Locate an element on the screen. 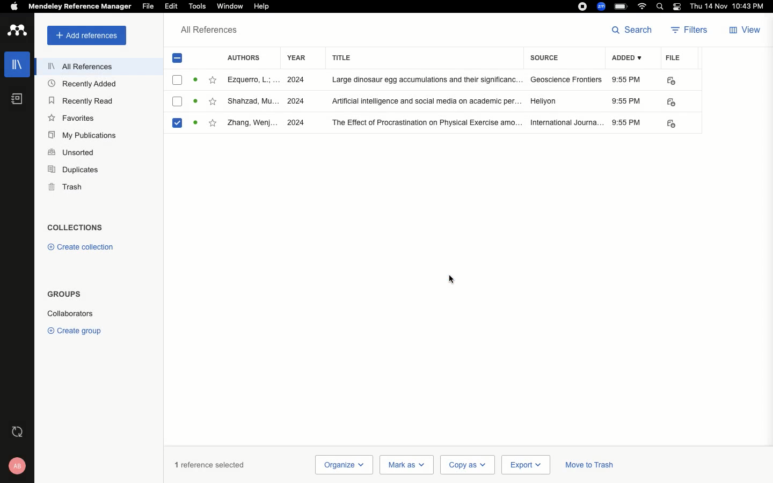 The image size is (773, 483). Shahzad is located at coordinates (253, 102).